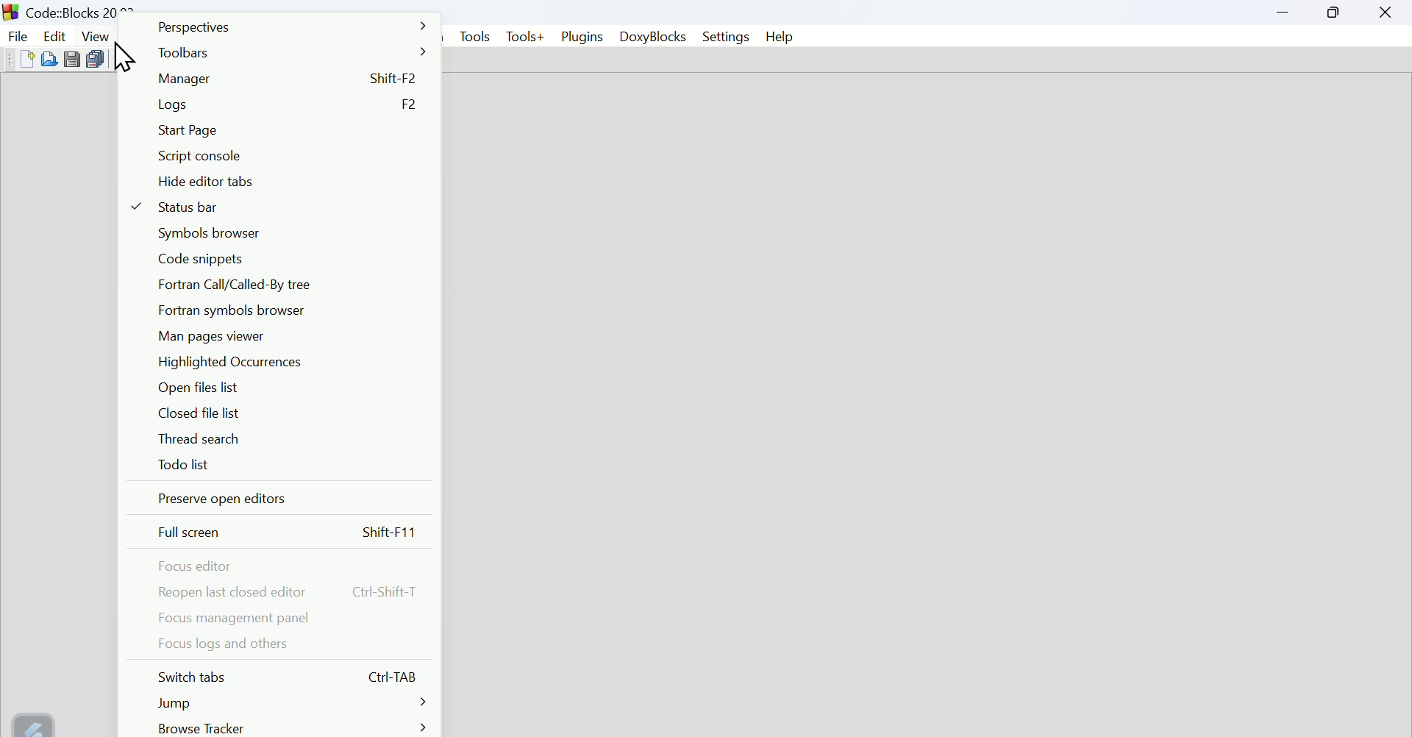 This screenshot has height=737, width=1412. I want to click on Close, so click(1386, 13).